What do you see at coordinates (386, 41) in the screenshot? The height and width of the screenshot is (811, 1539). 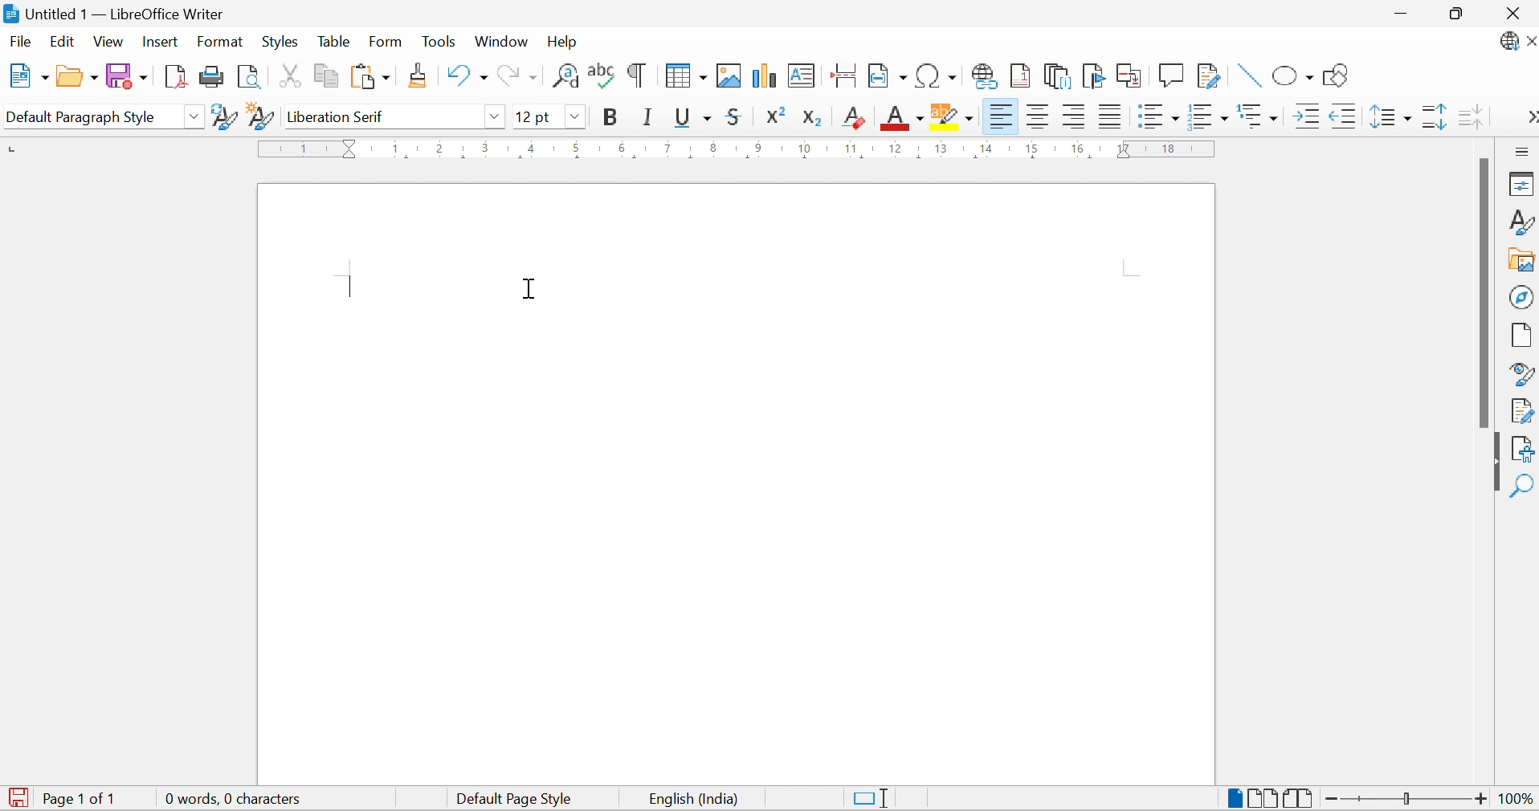 I see `Form` at bounding box center [386, 41].